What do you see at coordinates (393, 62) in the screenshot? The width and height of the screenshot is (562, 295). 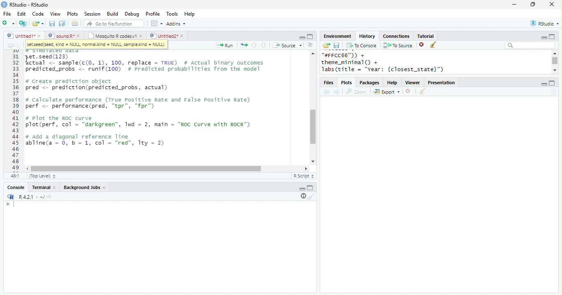 I see `"#FFCC66")) +theme_minimal() +labs(title = "year: {closest_state}")` at bounding box center [393, 62].